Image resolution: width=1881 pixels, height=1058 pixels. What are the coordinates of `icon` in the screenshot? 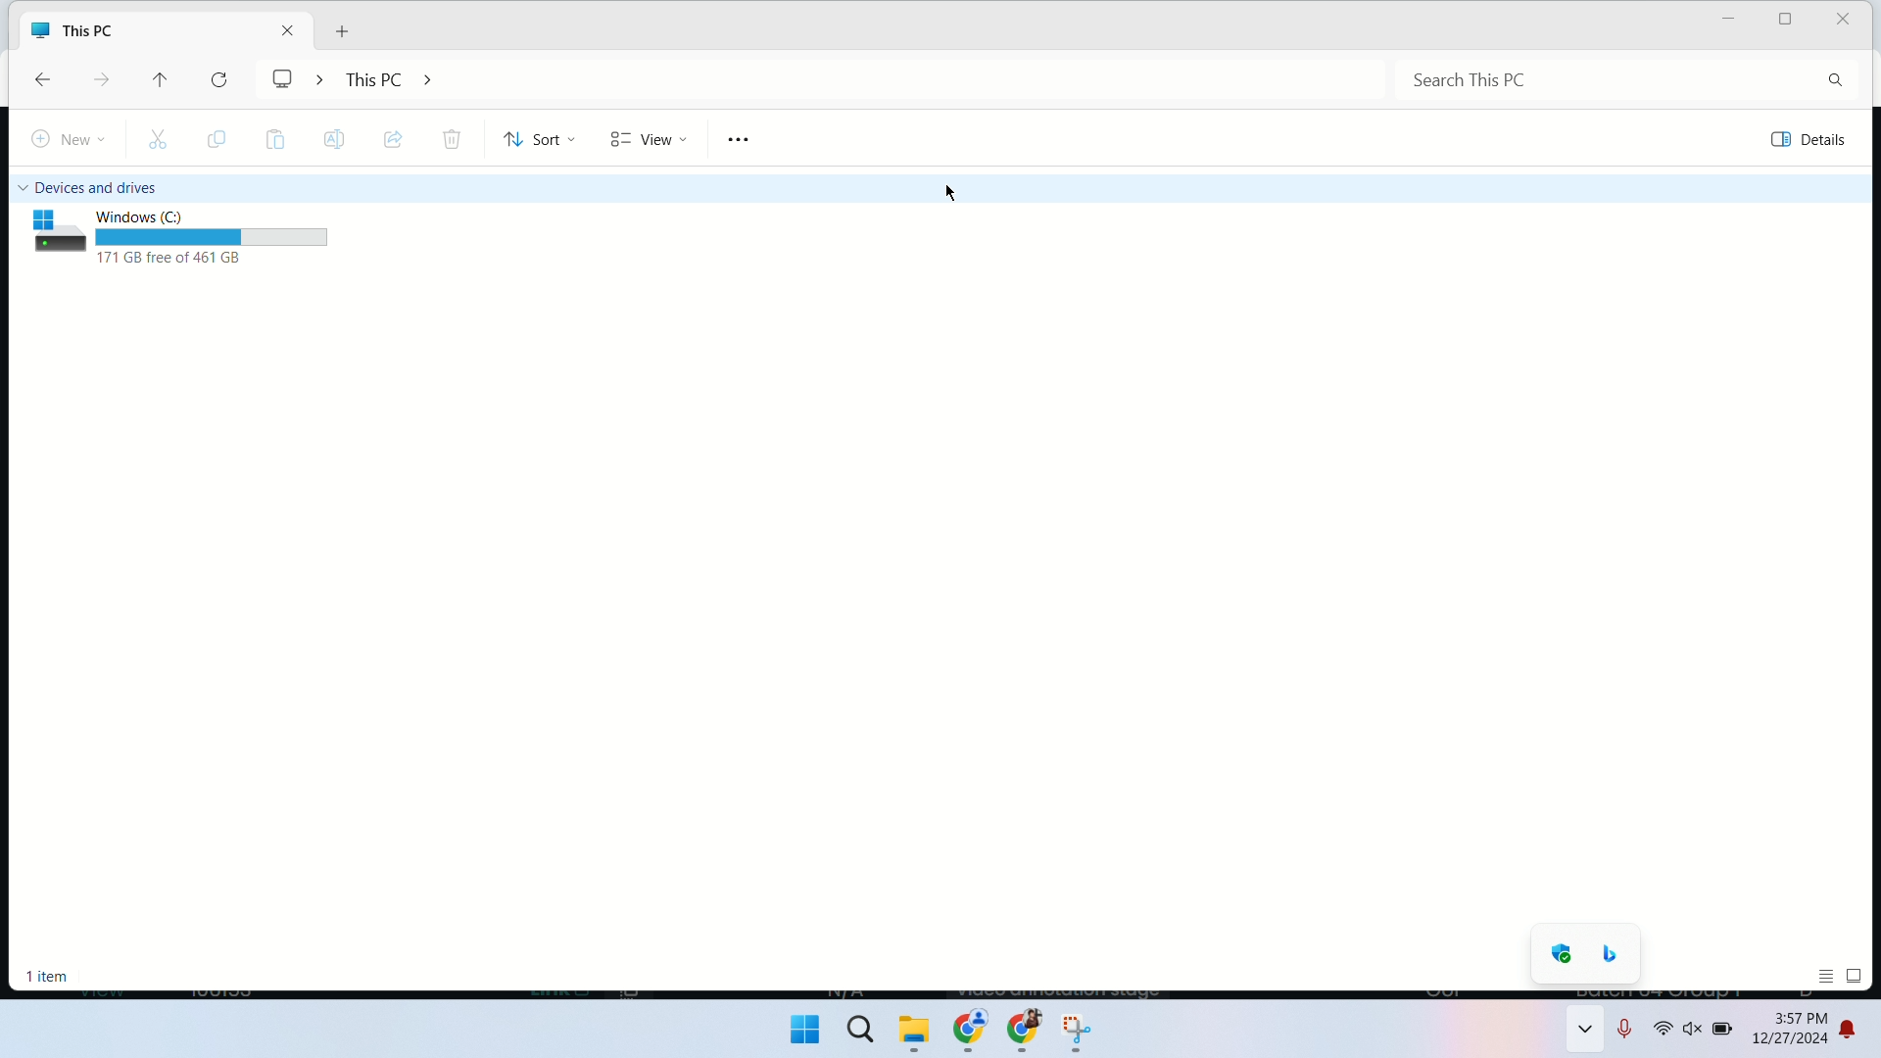 It's located at (57, 230).